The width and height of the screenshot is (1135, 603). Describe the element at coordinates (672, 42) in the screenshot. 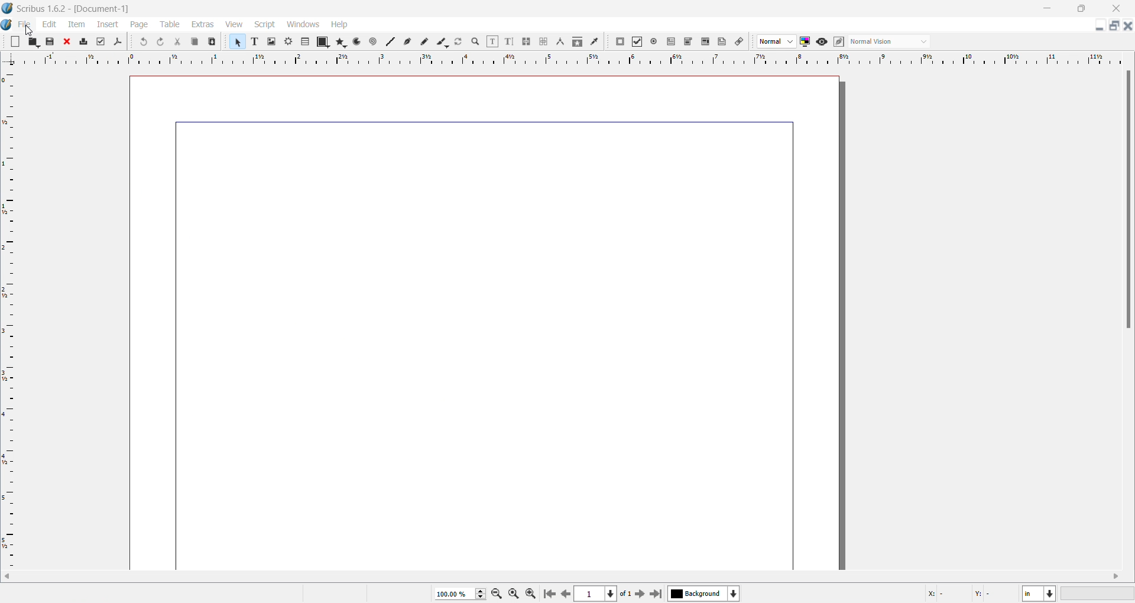

I see `Icon` at that location.